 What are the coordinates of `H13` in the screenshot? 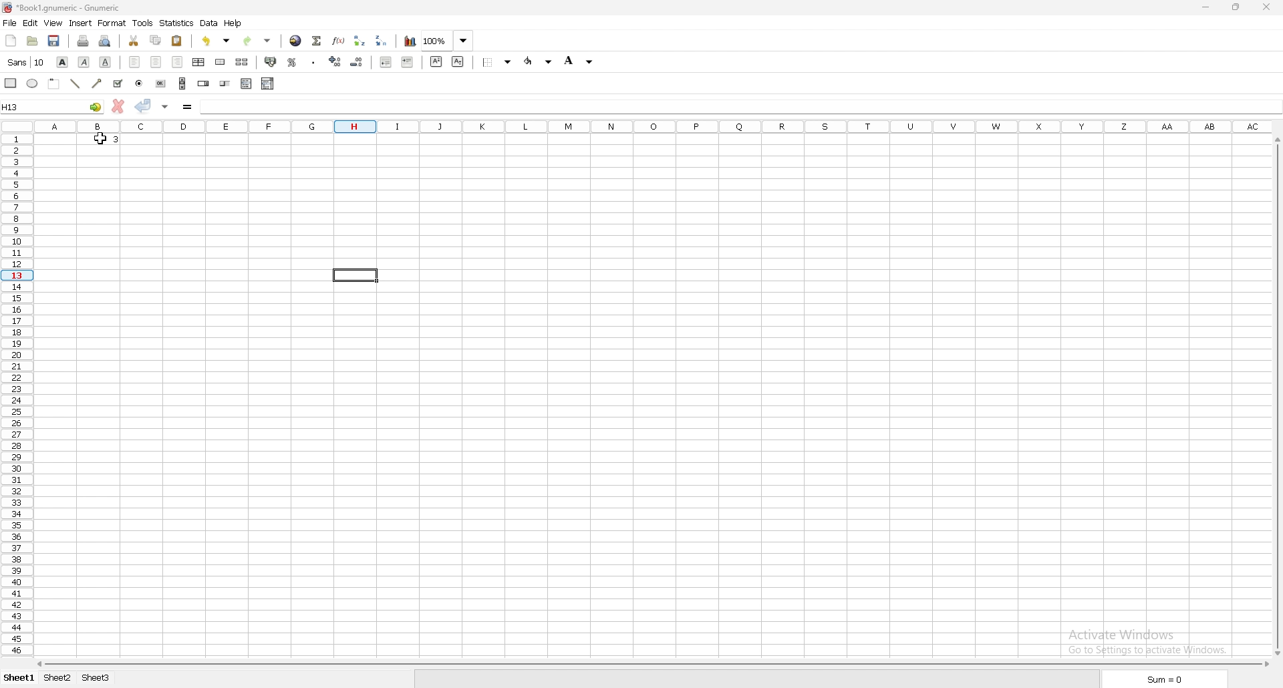 It's located at (52, 106).